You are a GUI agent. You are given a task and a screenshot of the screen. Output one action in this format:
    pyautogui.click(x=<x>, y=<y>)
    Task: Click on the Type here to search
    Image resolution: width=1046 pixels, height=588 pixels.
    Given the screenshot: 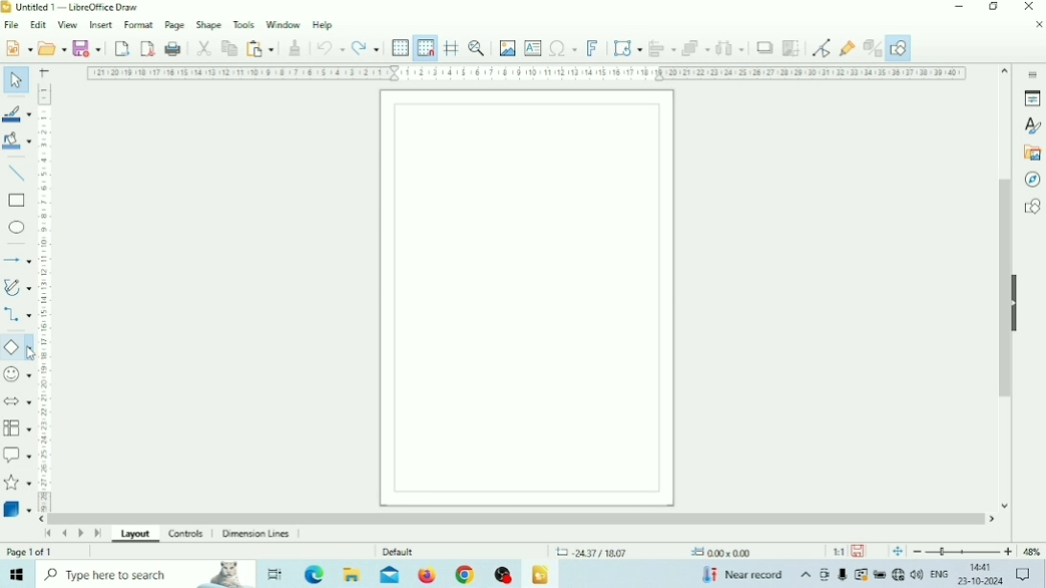 What is the action you would take?
    pyautogui.click(x=146, y=574)
    